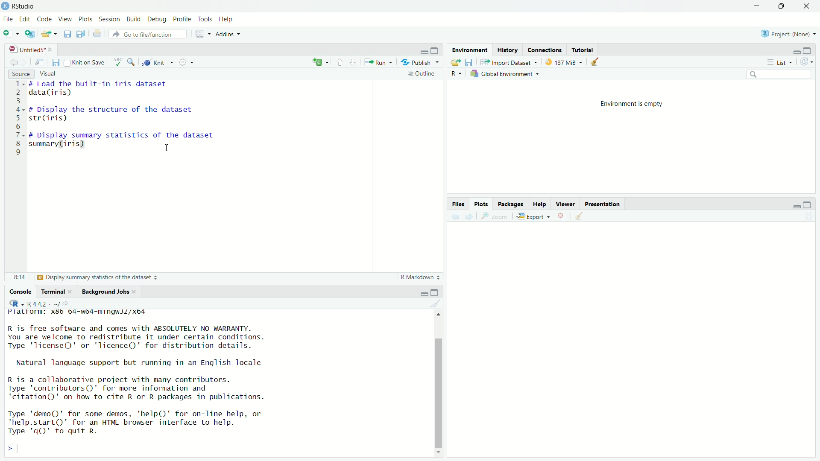  What do you see at coordinates (583, 49) in the screenshot?
I see `Tutorial` at bounding box center [583, 49].